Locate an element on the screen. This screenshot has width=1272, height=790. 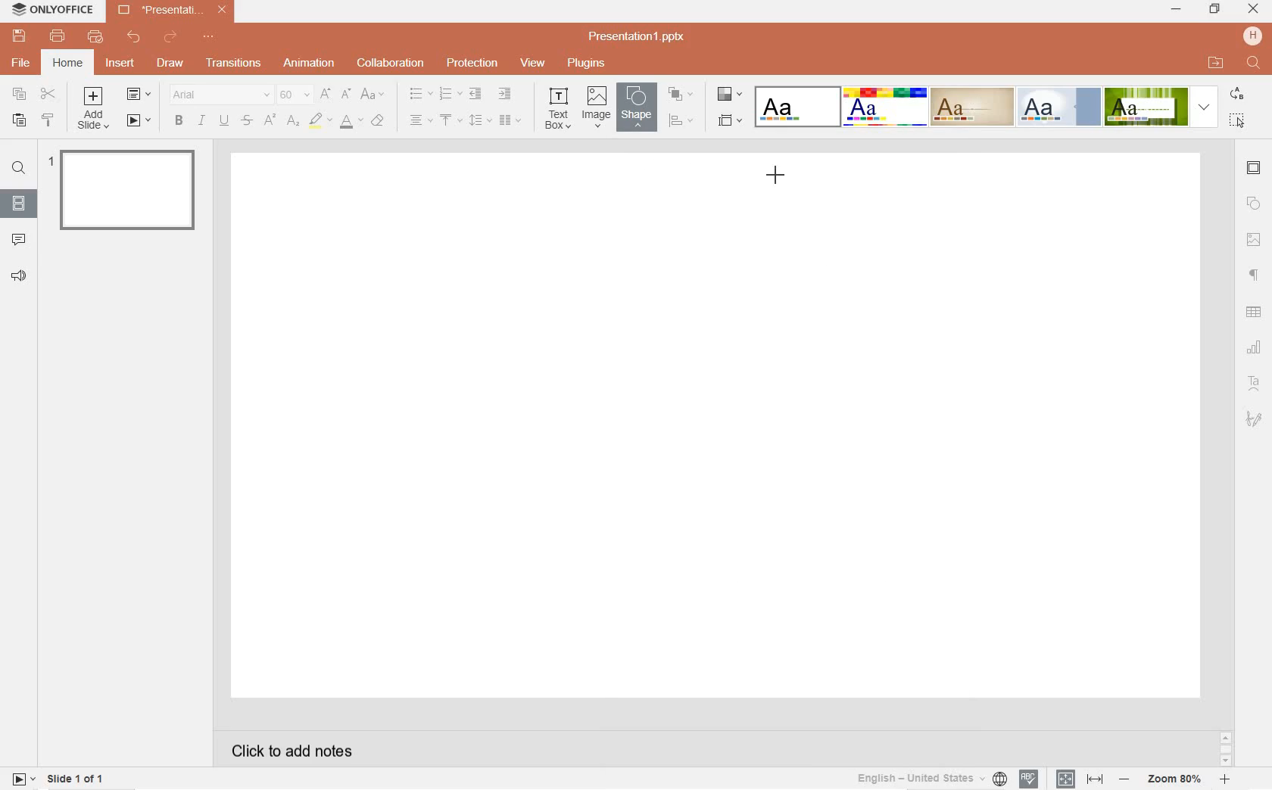
*Presentation1.pptx is located at coordinates (176, 11).